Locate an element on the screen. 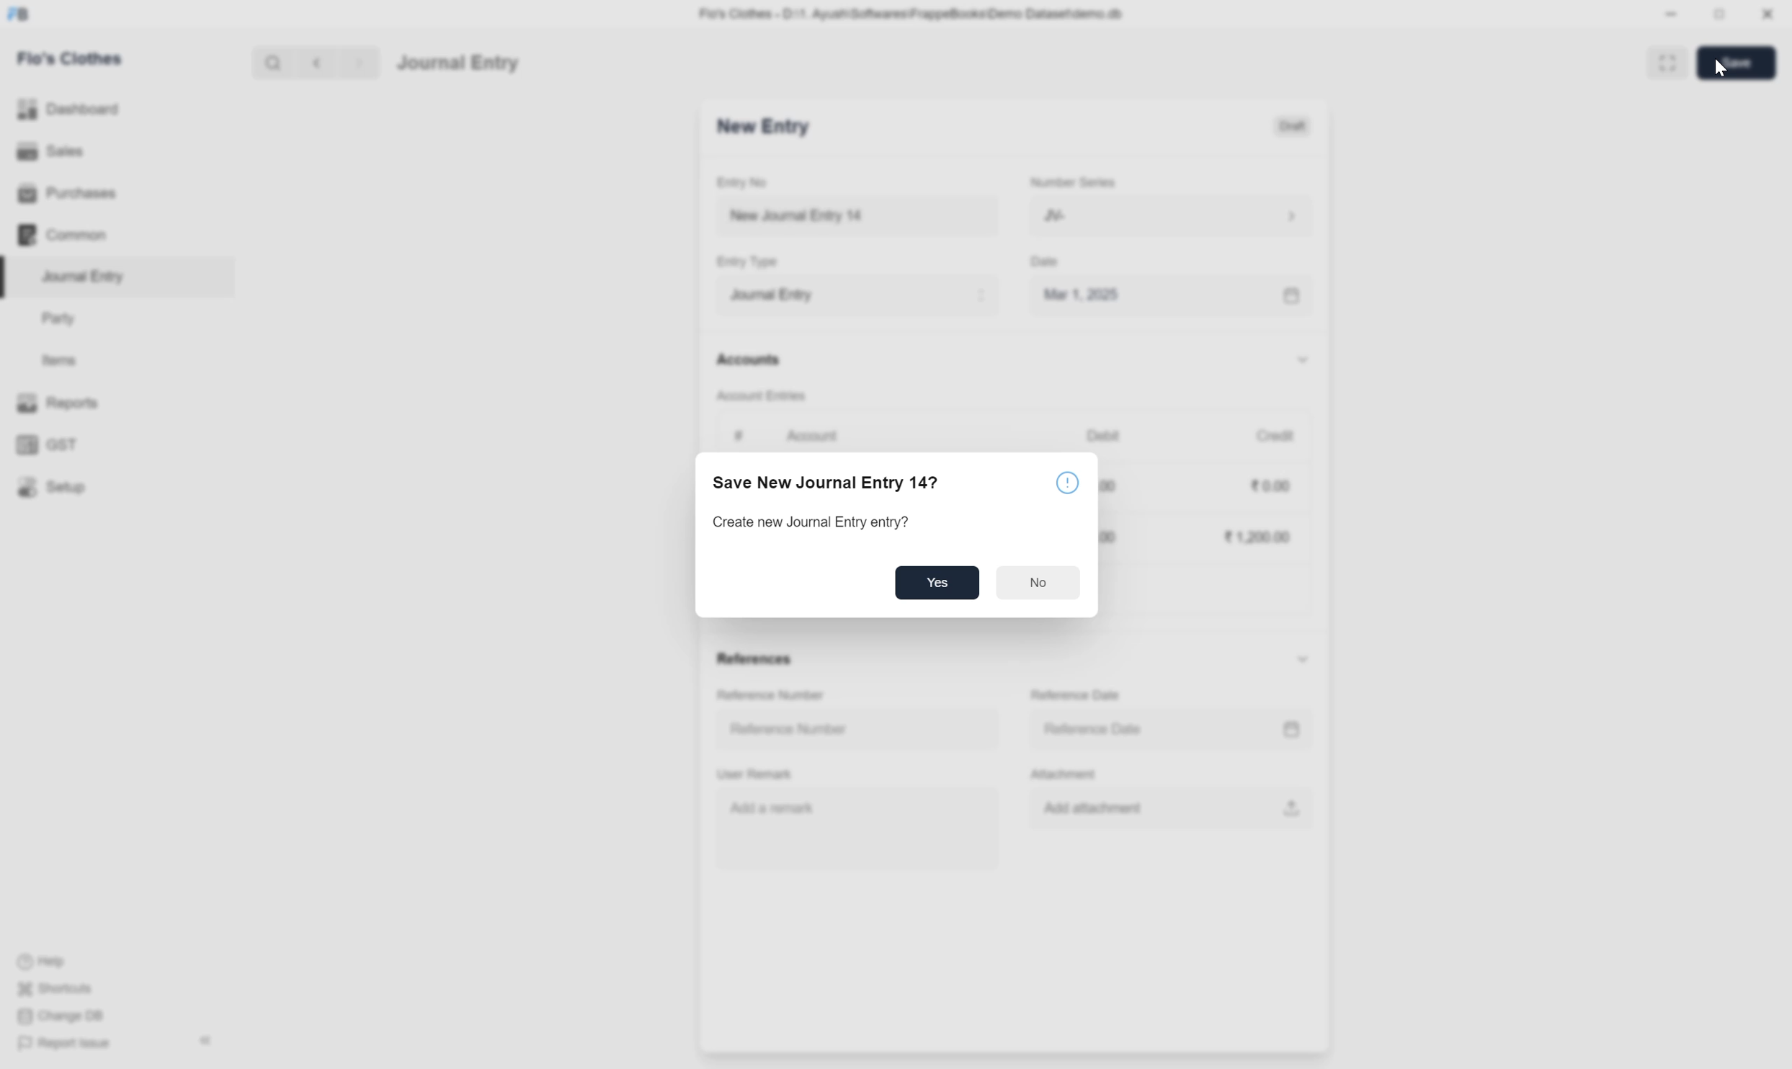 This screenshot has height=1069, width=1792. Purchases is located at coordinates (71, 194).